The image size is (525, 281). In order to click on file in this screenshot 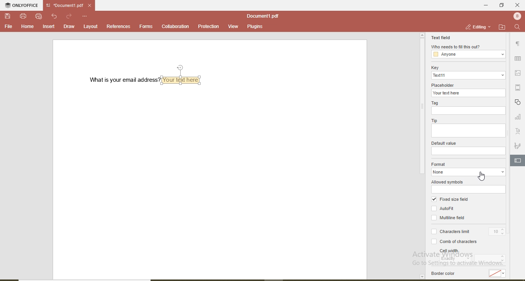, I will do `click(8, 26)`.